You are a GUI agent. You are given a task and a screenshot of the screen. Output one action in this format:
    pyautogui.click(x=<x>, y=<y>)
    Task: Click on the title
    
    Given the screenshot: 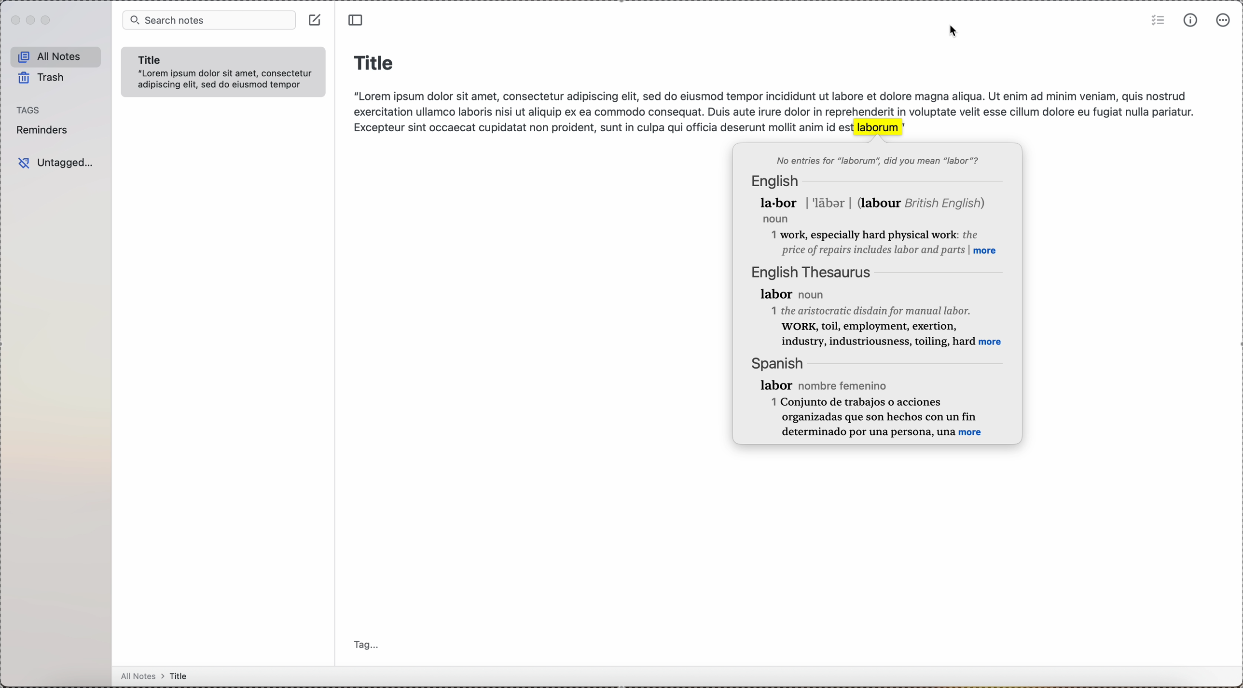 What is the action you would take?
    pyautogui.click(x=374, y=61)
    